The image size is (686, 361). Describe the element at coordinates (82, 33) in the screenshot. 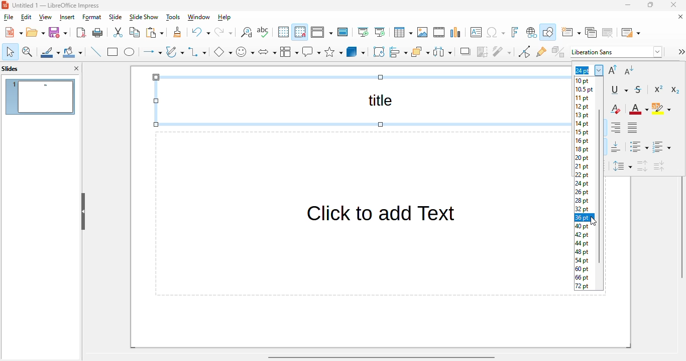

I see `export directly as PDF` at that location.